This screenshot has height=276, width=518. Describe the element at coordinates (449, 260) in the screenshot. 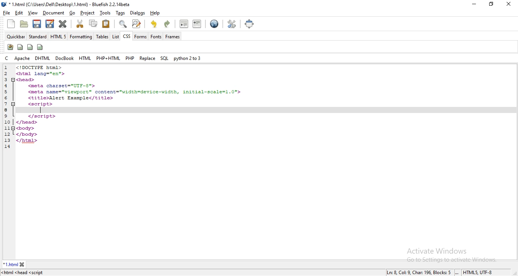

I see `go to settings to activate  windows` at that location.